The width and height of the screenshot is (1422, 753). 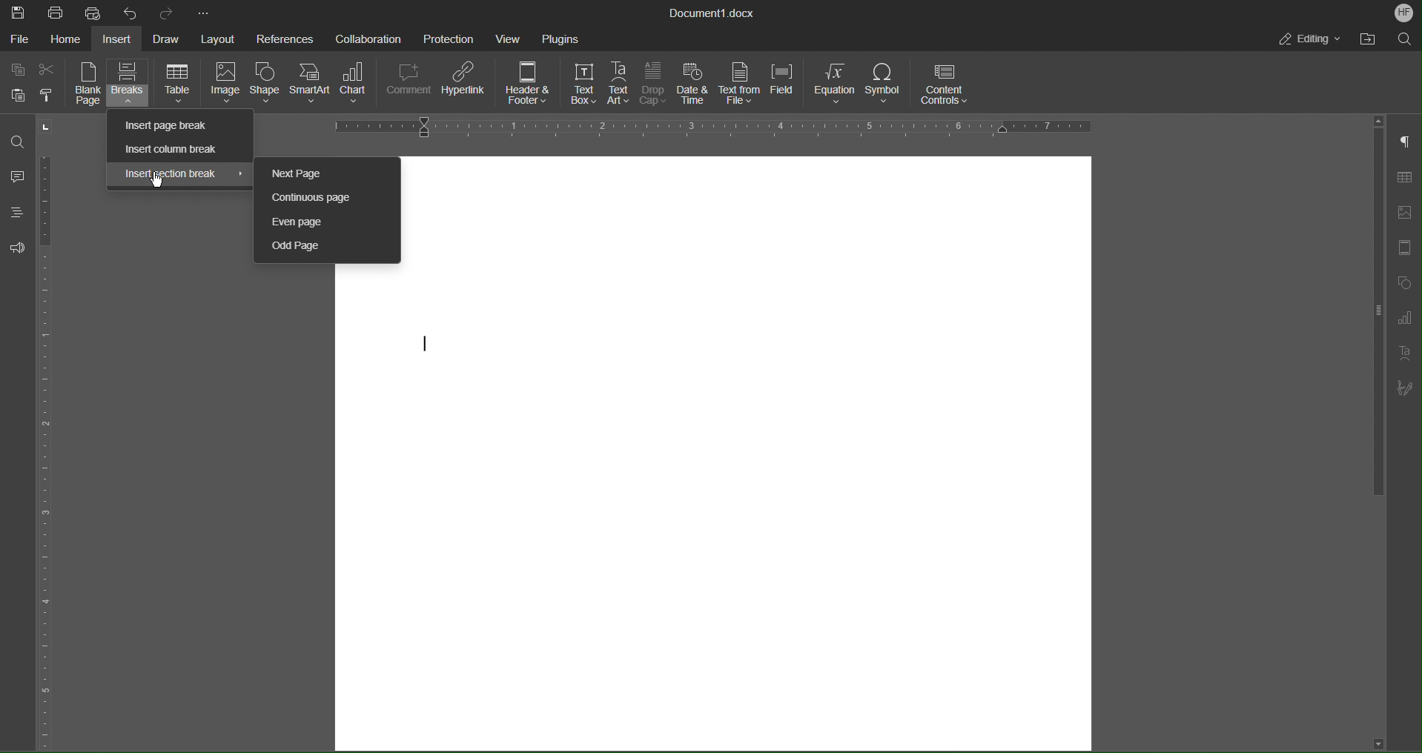 What do you see at coordinates (884, 84) in the screenshot?
I see `Symbol` at bounding box center [884, 84].